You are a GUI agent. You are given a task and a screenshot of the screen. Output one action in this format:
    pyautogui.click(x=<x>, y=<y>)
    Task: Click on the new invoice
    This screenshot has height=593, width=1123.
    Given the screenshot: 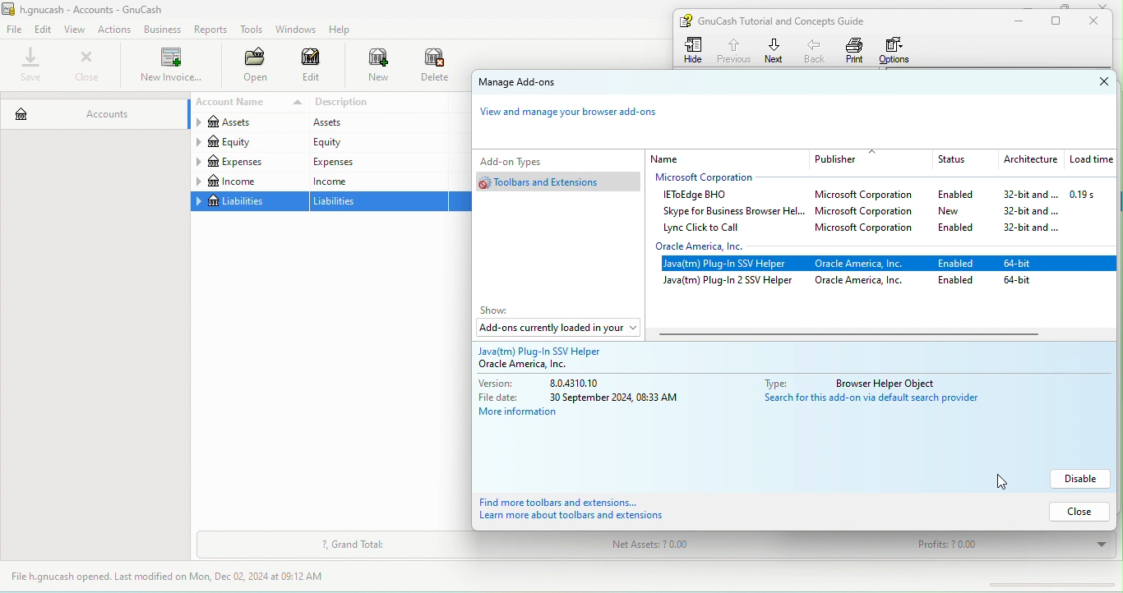 What is the action you would take?
    pyautogui.click(x=169, y=67)
    